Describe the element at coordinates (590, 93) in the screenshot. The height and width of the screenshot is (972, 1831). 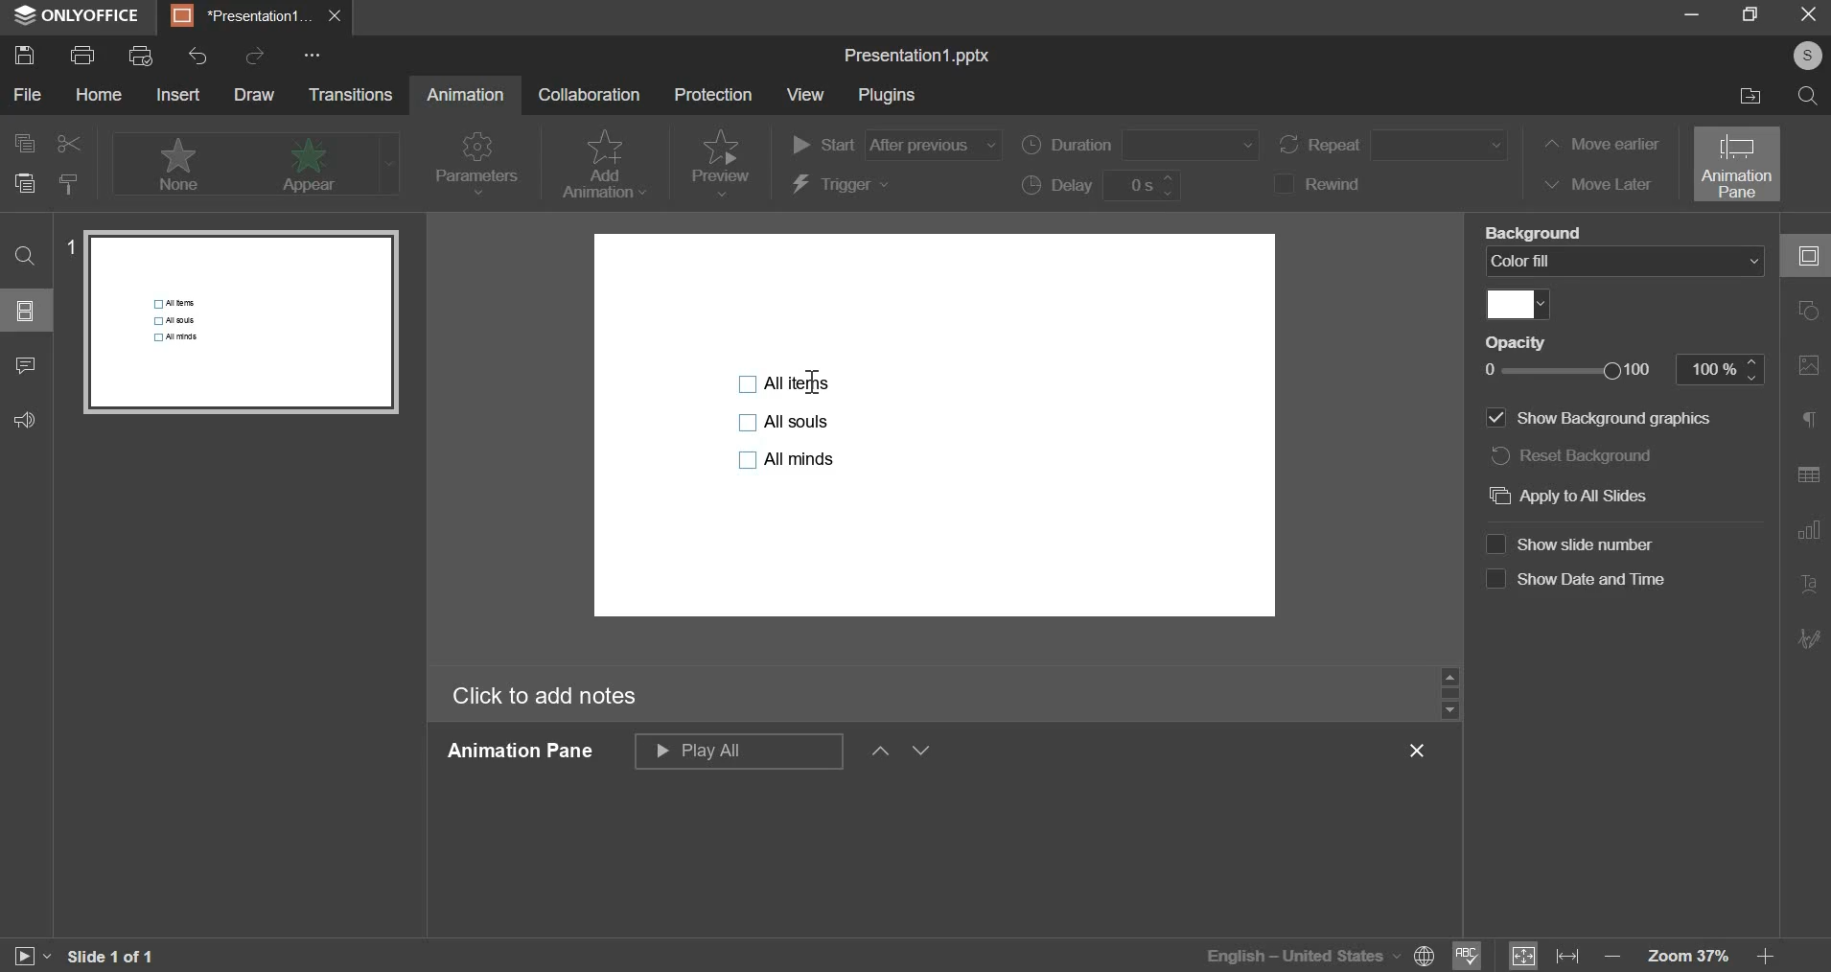
I see `collaboration` at that location.